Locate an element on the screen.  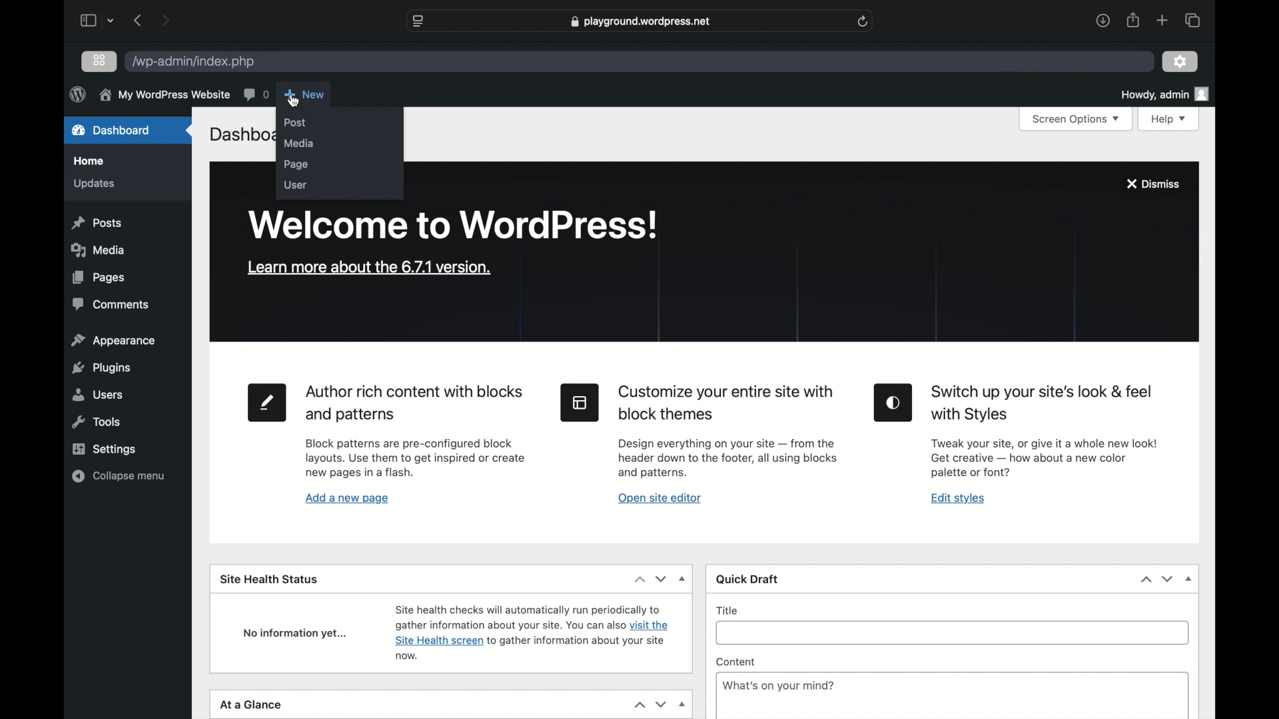
stepper buttons is located at coordinates (650, 704).